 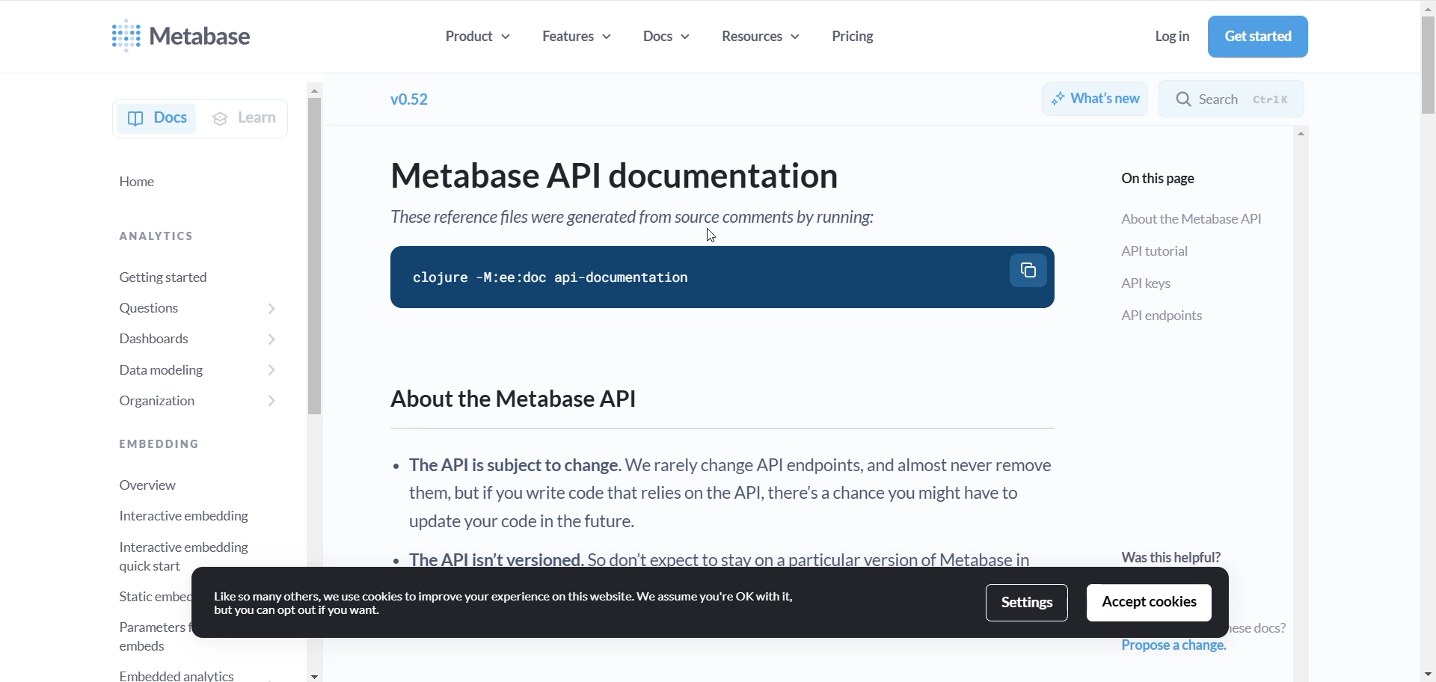 I want to click on heading, so click(x=676, y=179).